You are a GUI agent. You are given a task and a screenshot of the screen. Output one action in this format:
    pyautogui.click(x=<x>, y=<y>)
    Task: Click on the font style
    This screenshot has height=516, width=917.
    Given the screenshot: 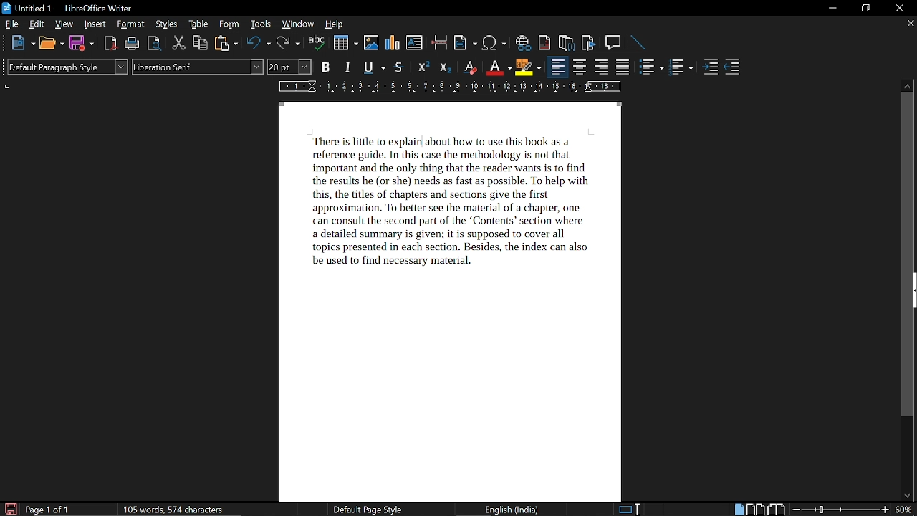 What is the action you would take?
    pyautogui.click(x=197, y=67)
    